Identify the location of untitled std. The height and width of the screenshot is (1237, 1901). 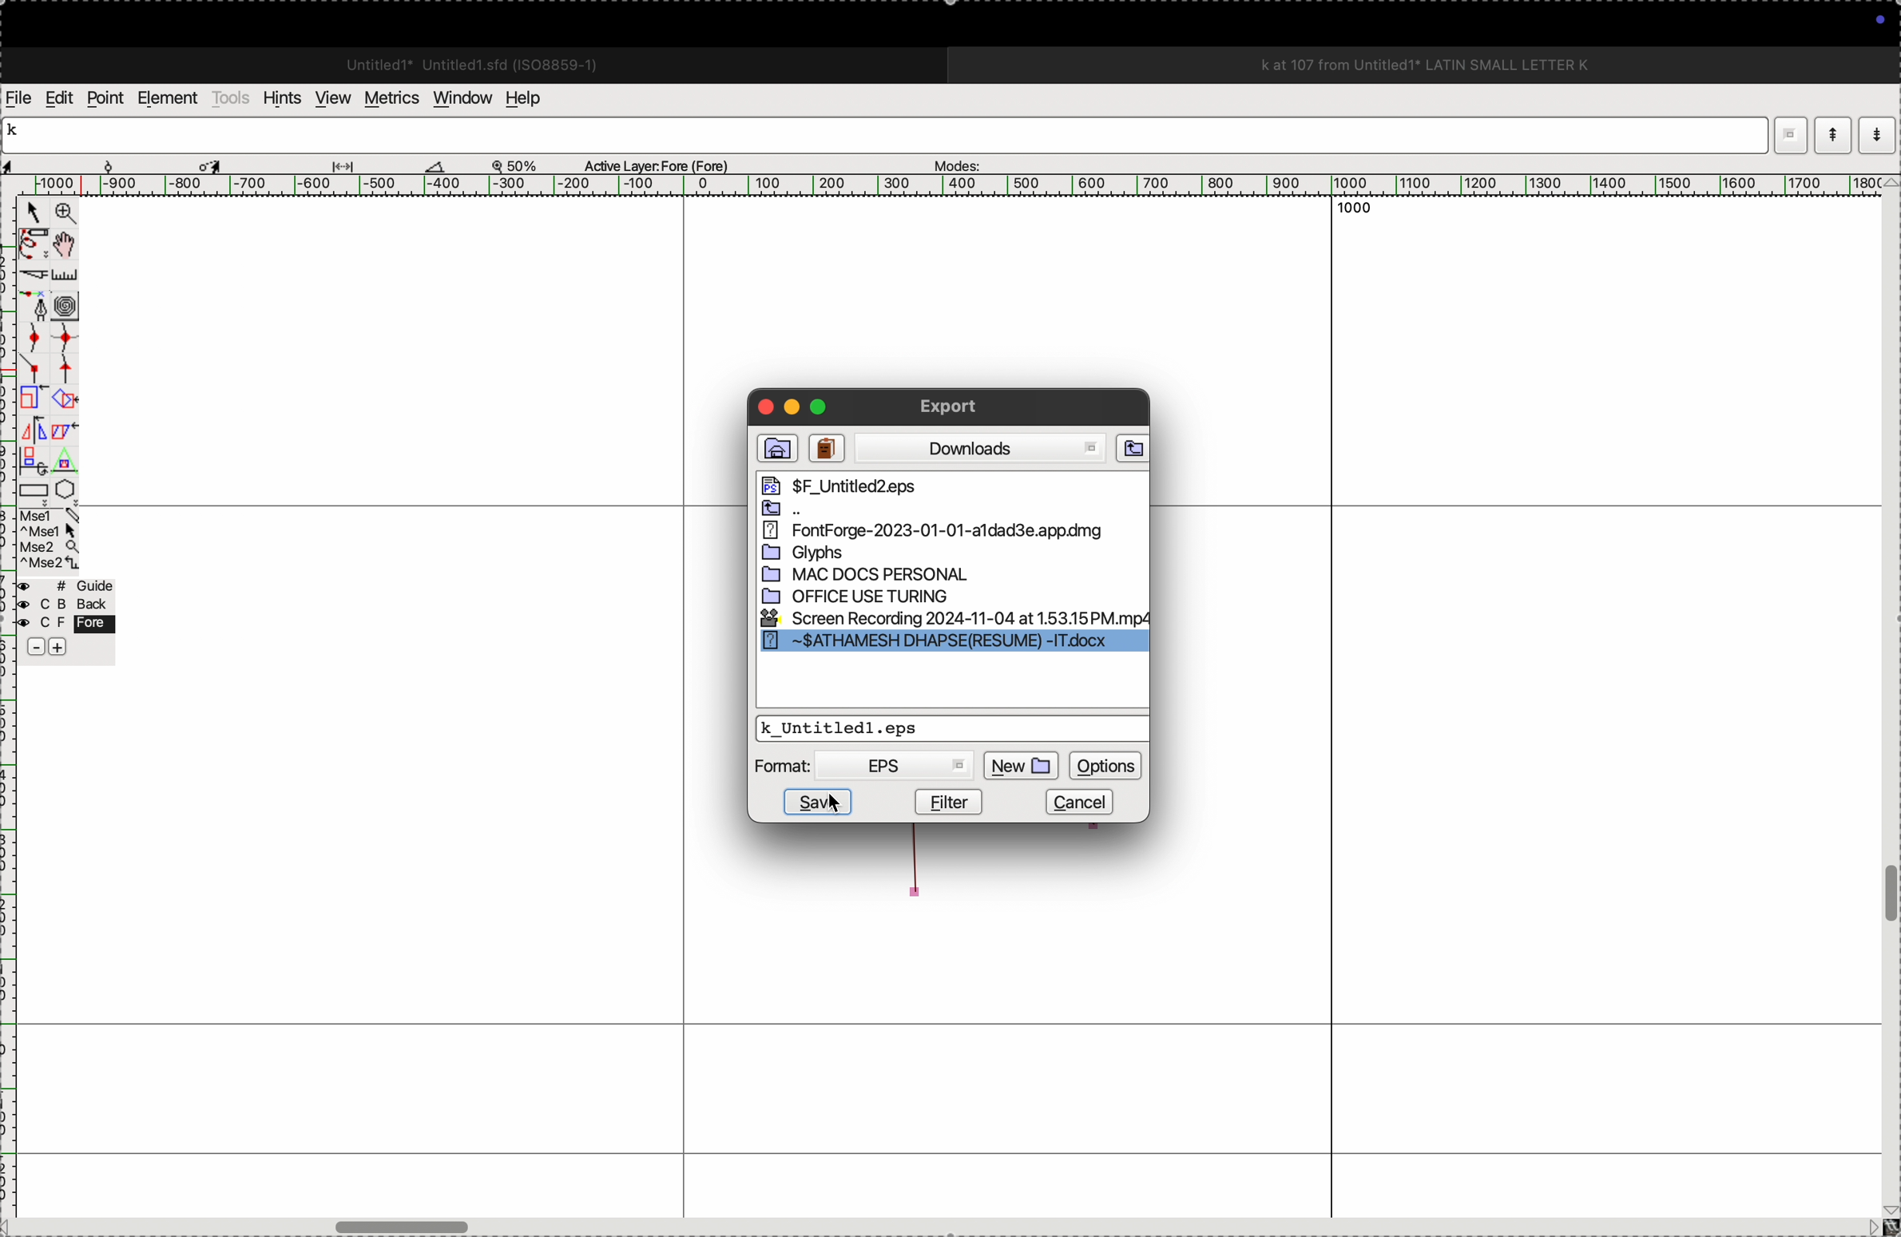
(478, 63).